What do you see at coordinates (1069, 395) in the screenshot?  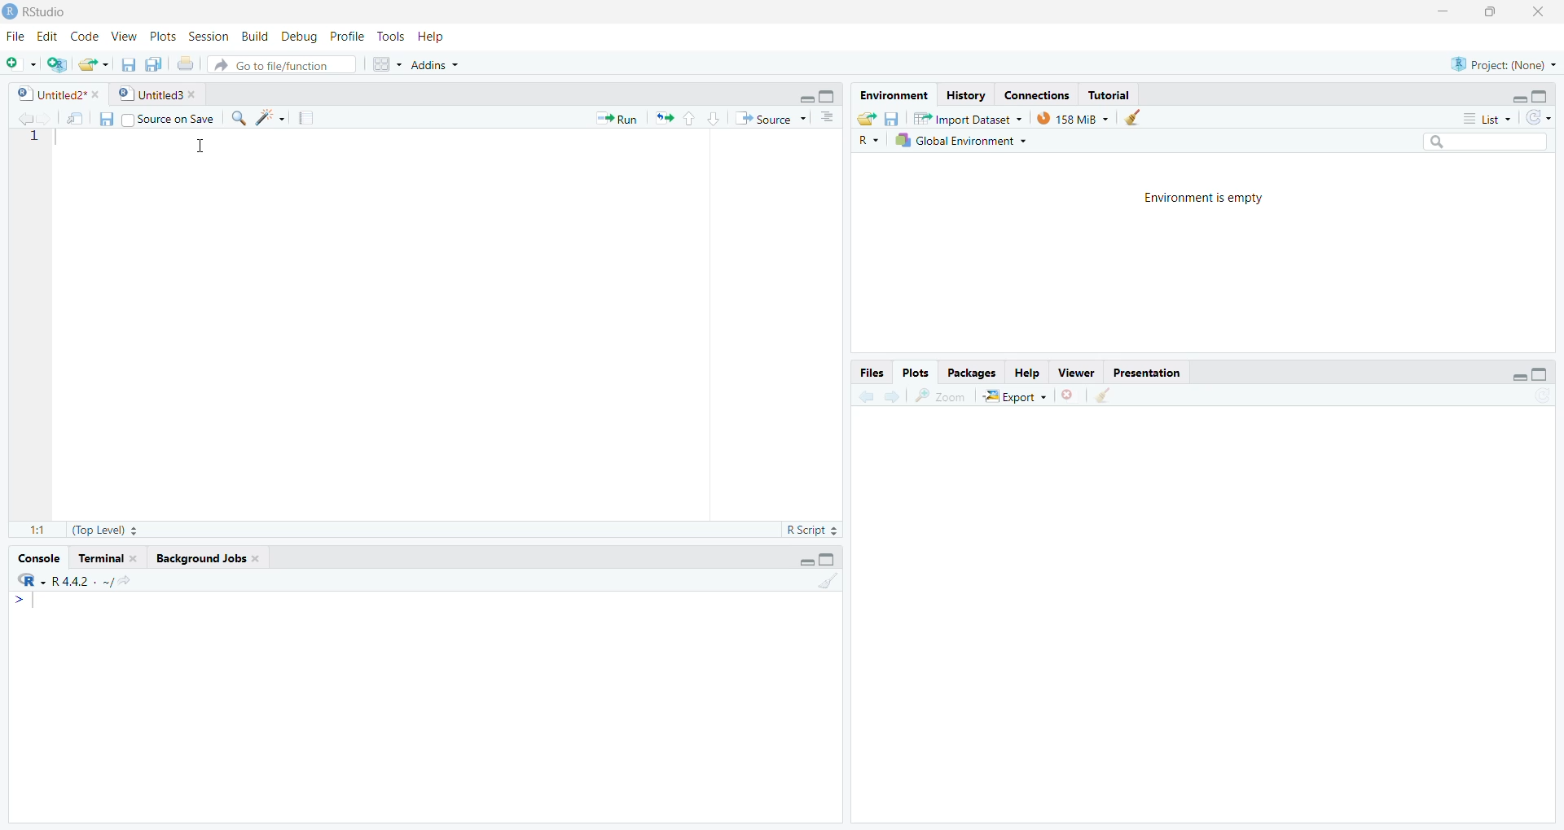 I see `remove current viewer` at bounding box center [1069, 395].